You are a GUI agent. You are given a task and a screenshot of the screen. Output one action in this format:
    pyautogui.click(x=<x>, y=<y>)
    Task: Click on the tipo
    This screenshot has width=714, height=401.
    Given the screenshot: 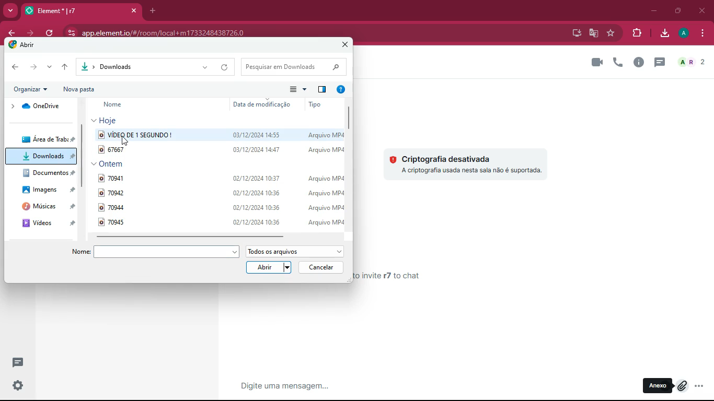 What is the action you would take?
    pyautogui.click(x=318, y=105)
    